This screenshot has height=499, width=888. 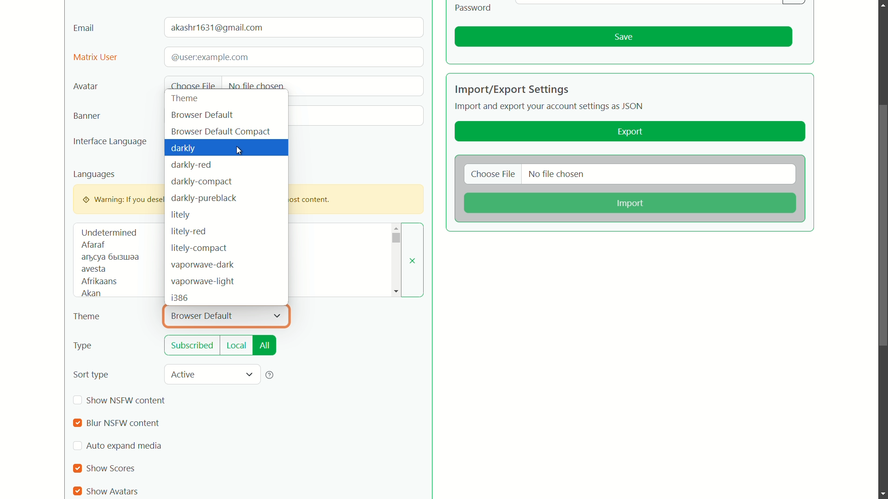 I want to click on interface language, so click(x=110, y=142).